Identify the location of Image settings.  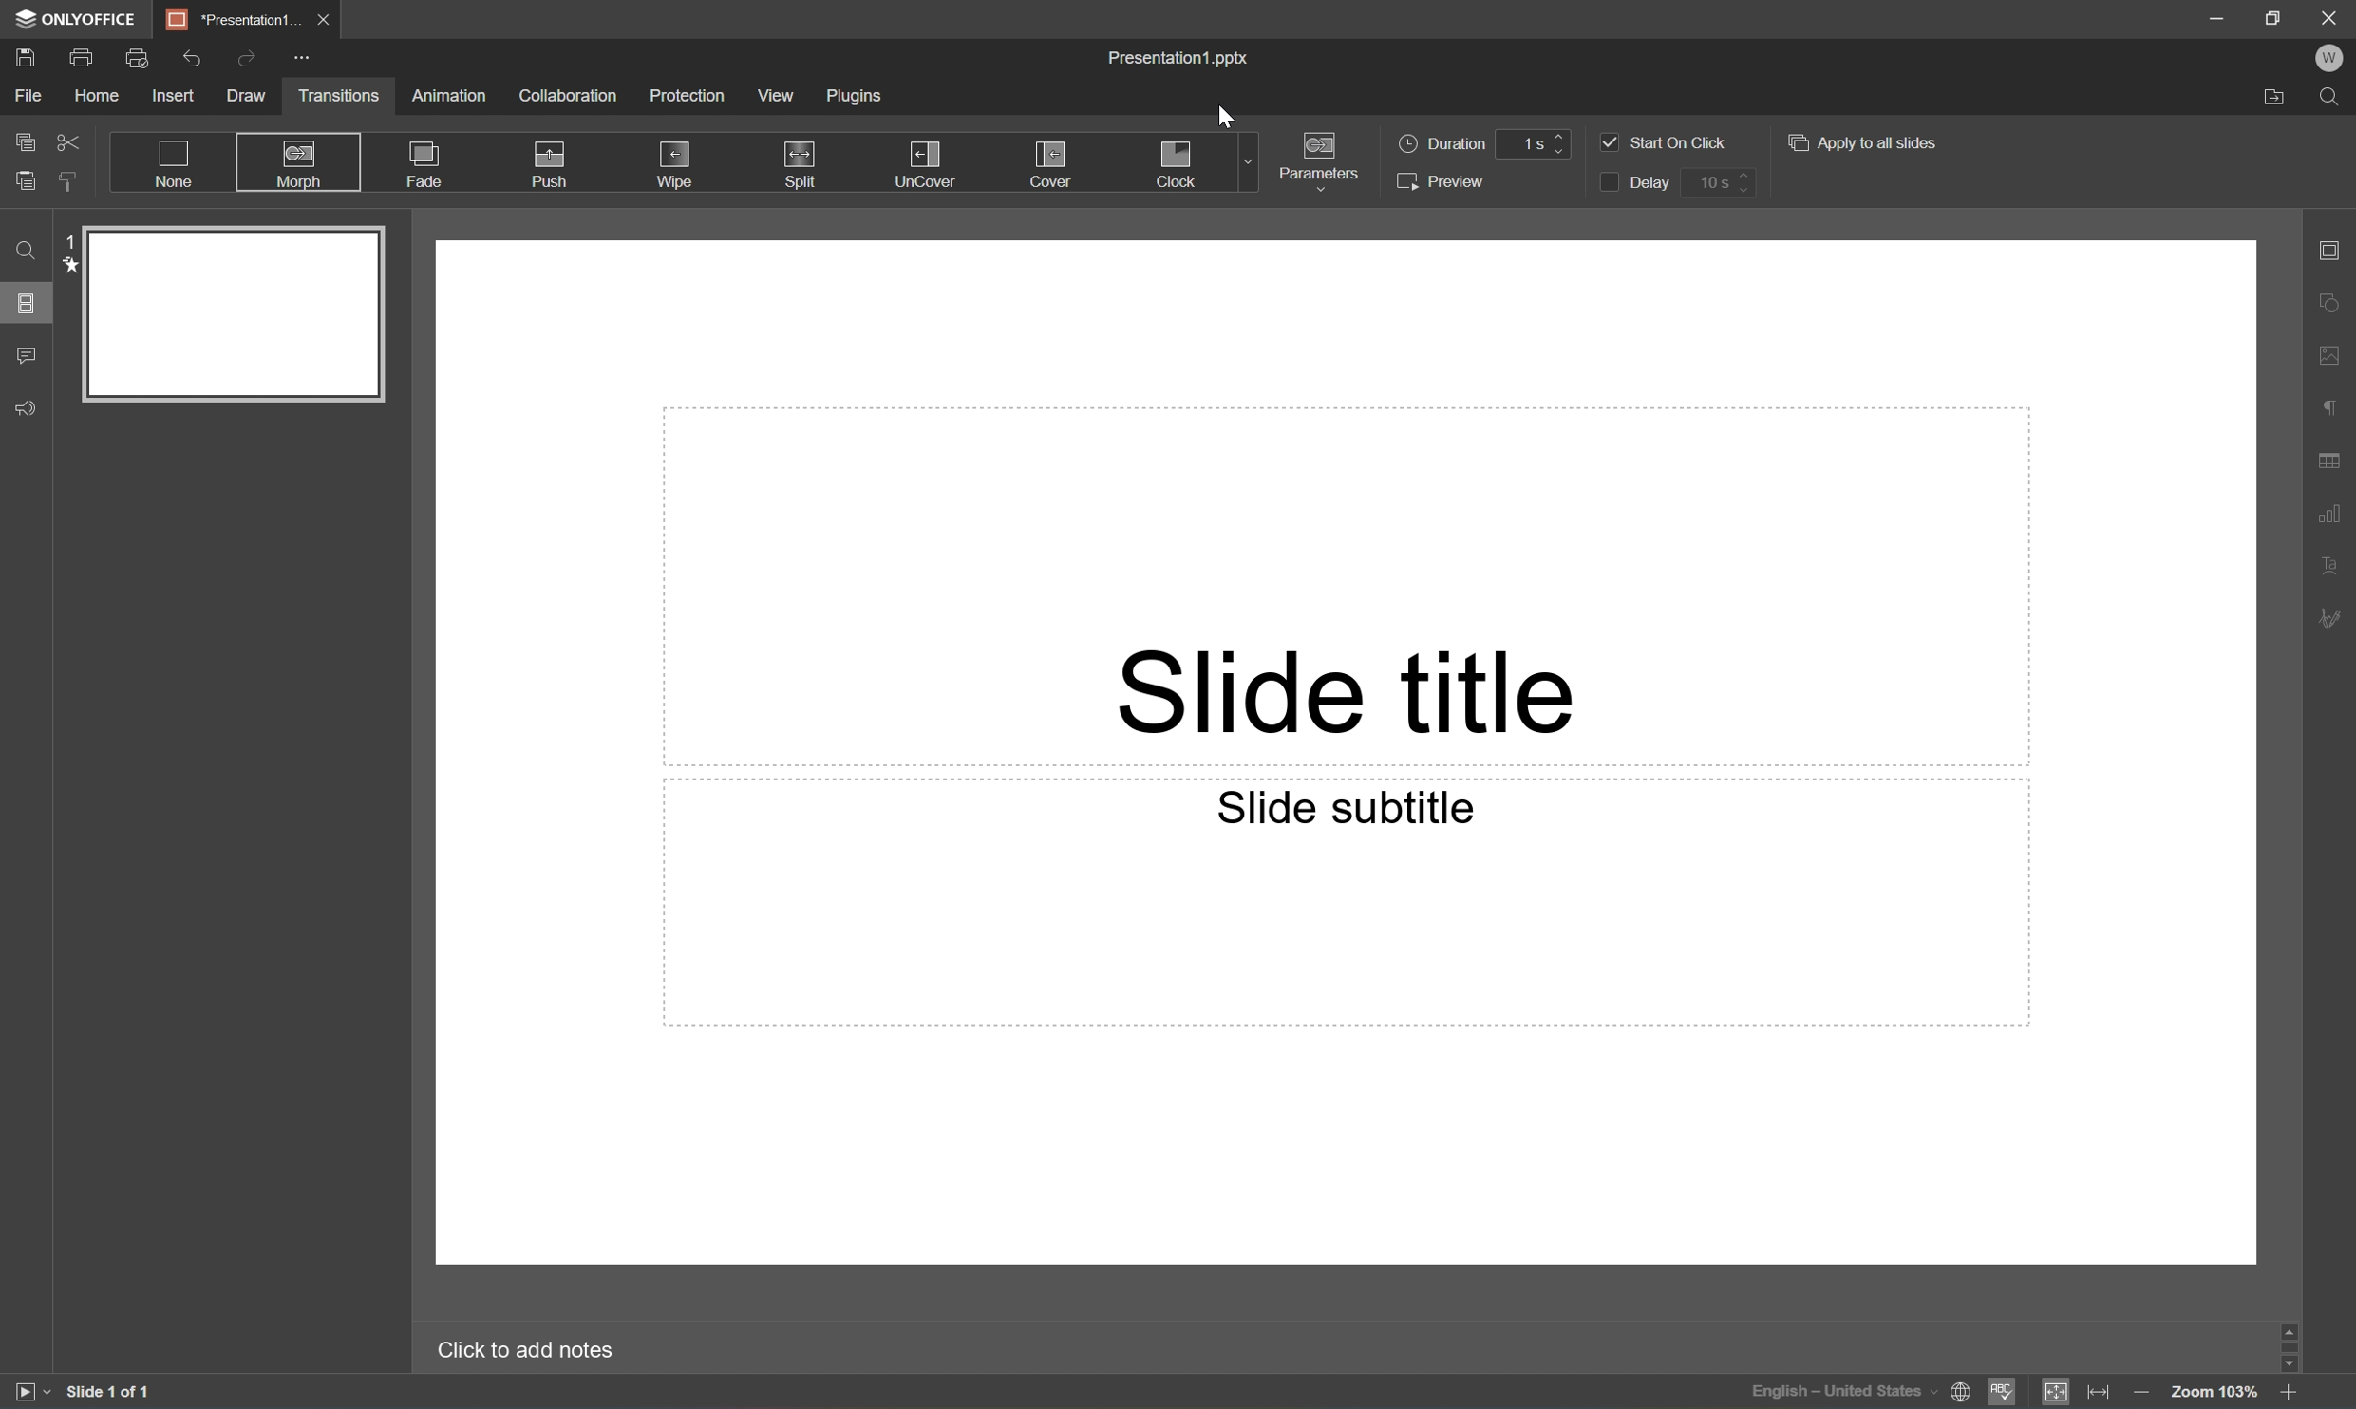
(2331, 351).